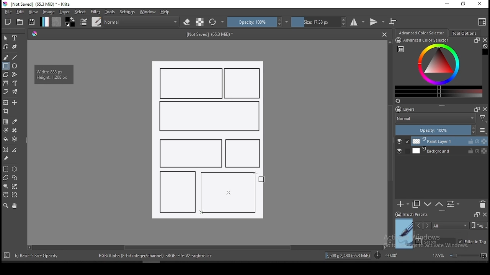 This screenshot has height=275, width=490. I want to click on pick a color from image and current layer, so click(15, 122).